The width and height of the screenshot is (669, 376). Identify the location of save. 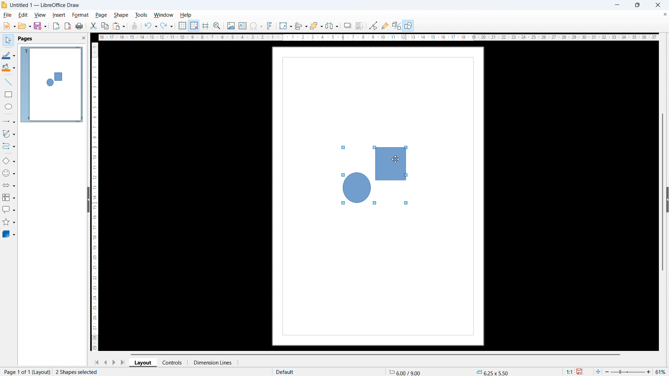
(40, 26).